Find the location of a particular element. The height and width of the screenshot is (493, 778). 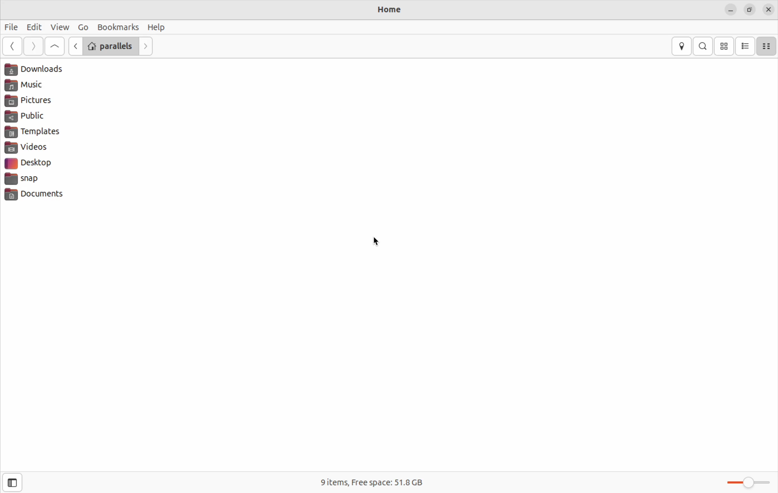

compact view is located at coordinates (767, 46).